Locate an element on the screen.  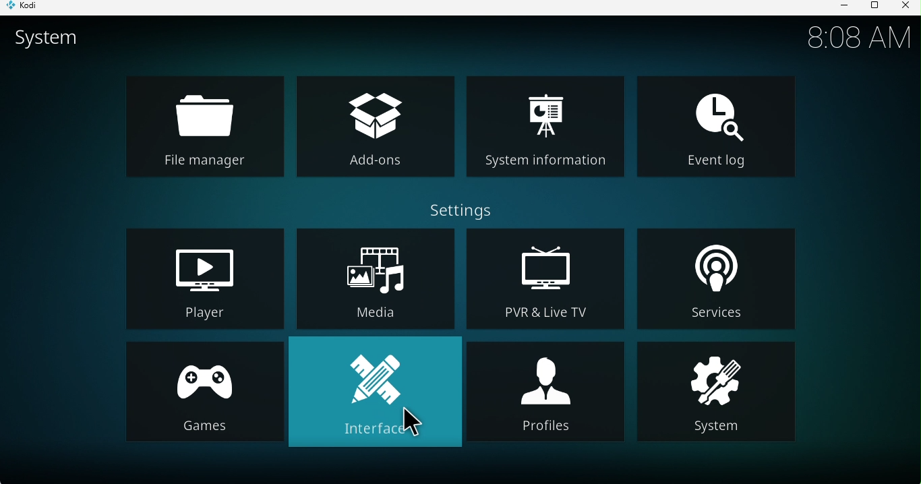
System is located at coordinates (716, 390).